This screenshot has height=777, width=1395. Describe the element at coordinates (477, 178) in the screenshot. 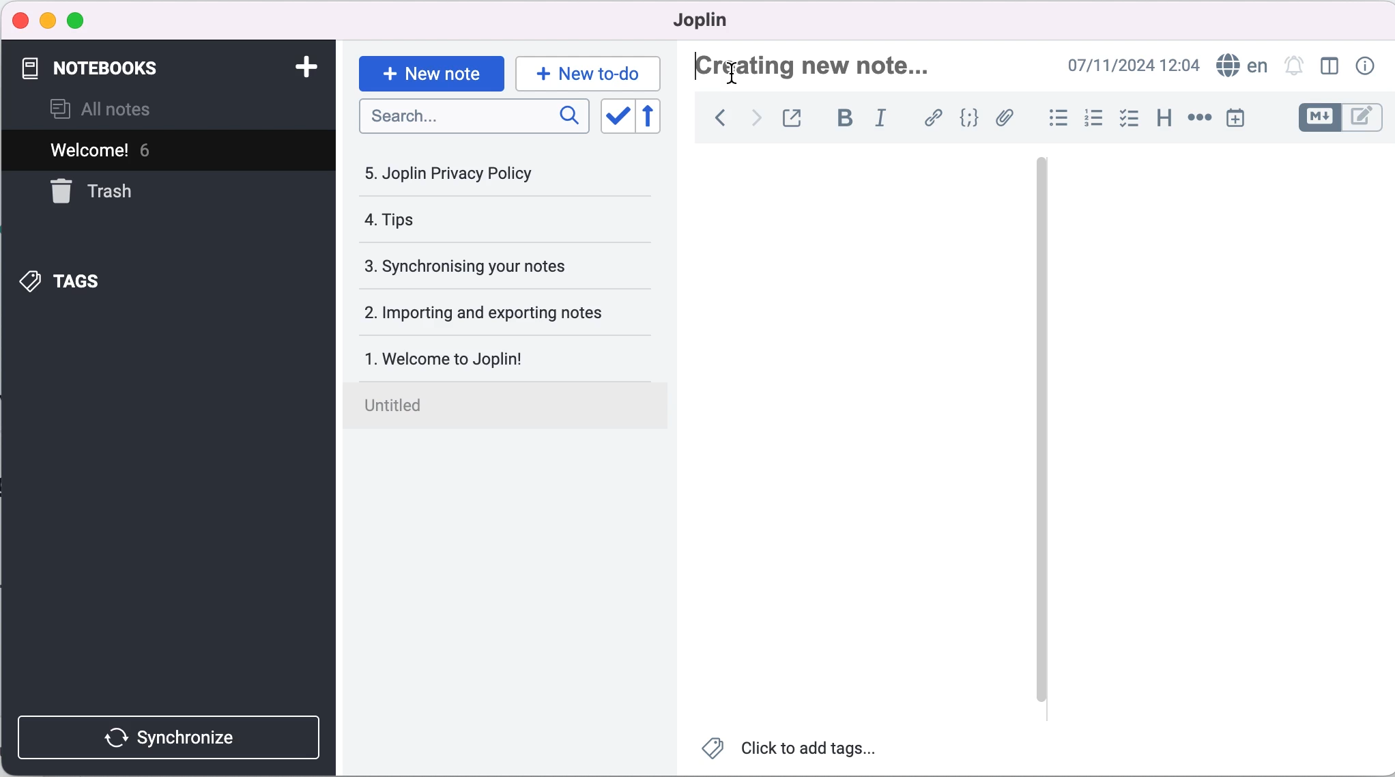

I see `joplin privacy policy` at that location.